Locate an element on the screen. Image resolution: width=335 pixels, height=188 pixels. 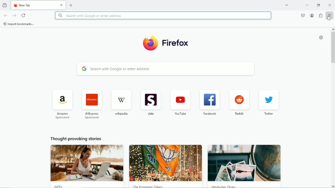
minimize  is located at coordinates (306, 5).